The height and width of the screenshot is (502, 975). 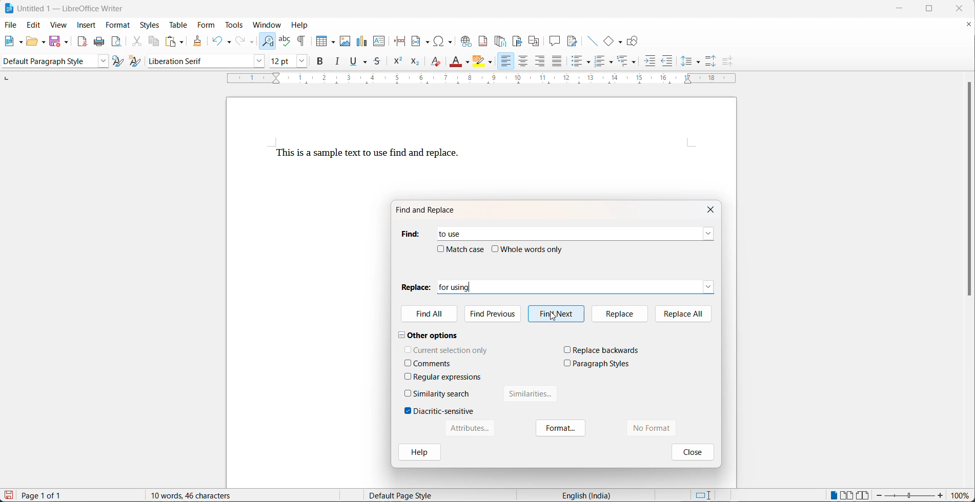 I want to click on toggle ordered list options, so click(x=613, y=63).